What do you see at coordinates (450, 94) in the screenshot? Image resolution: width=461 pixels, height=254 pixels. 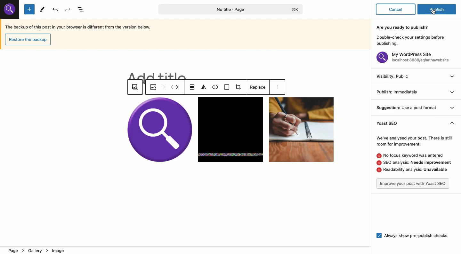 I see `Show` at bounding box center [450, 94].